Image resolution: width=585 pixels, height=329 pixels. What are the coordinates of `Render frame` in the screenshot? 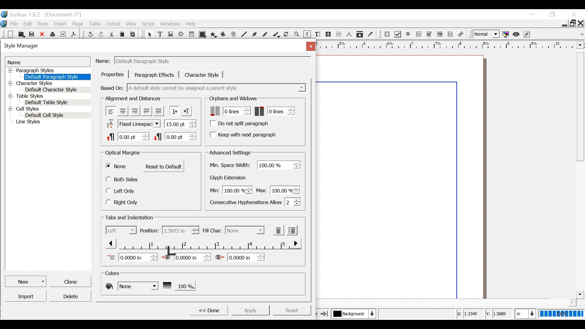 It's located at (181, 34).